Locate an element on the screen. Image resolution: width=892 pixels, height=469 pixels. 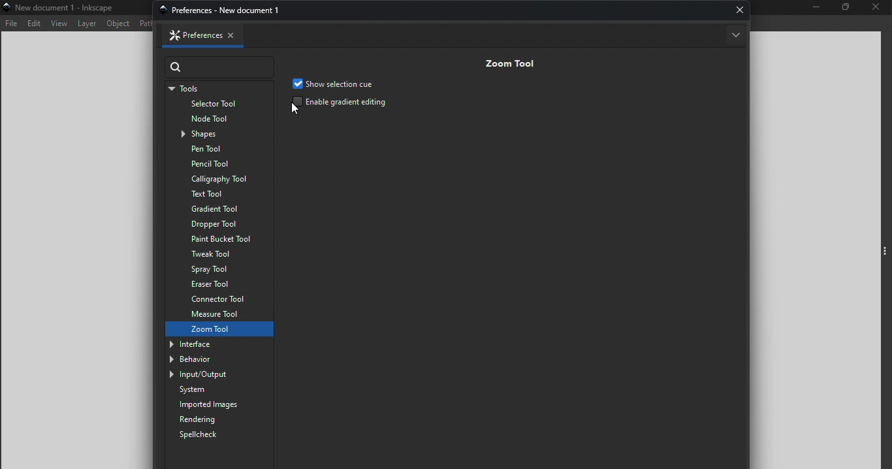
Node tool is located at coordinates (206, 120).